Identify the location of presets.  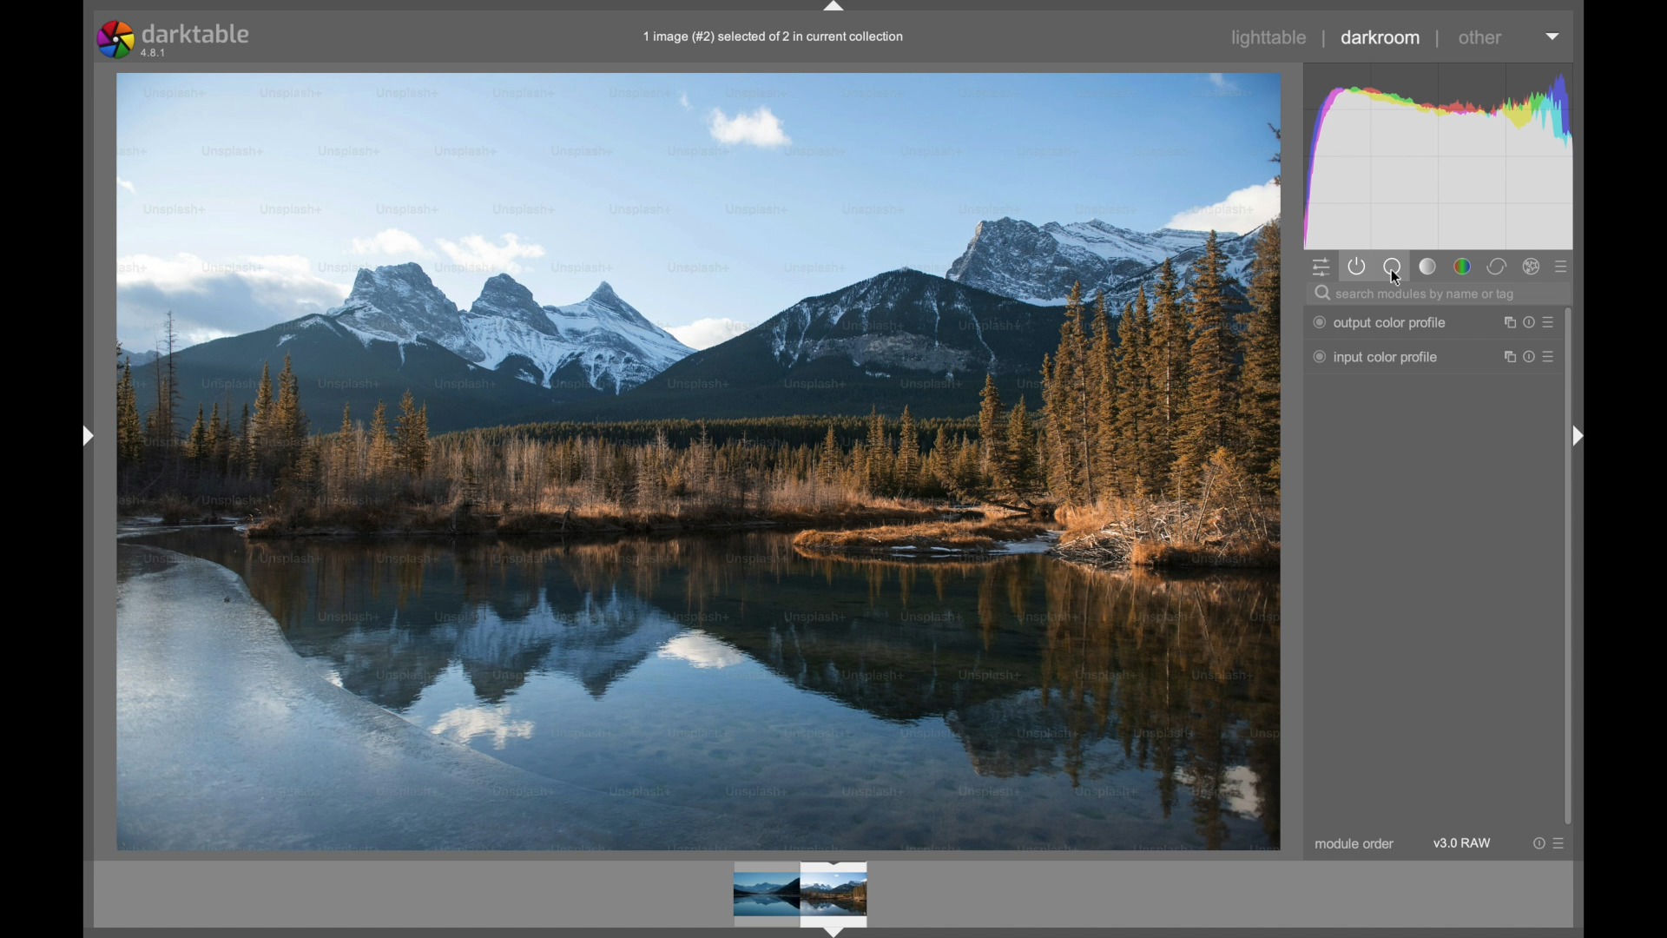
(1554, 322).